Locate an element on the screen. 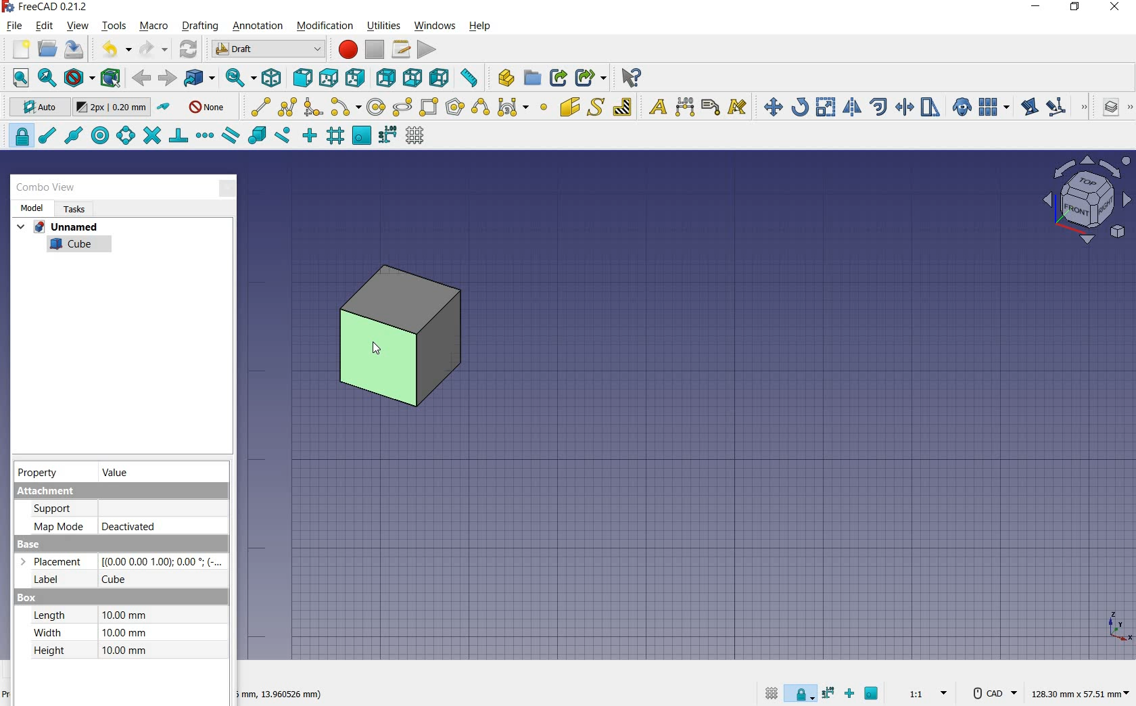 The width and height of the screenshot is (1136, 706). Map mode is located at coordinates (58, 525).